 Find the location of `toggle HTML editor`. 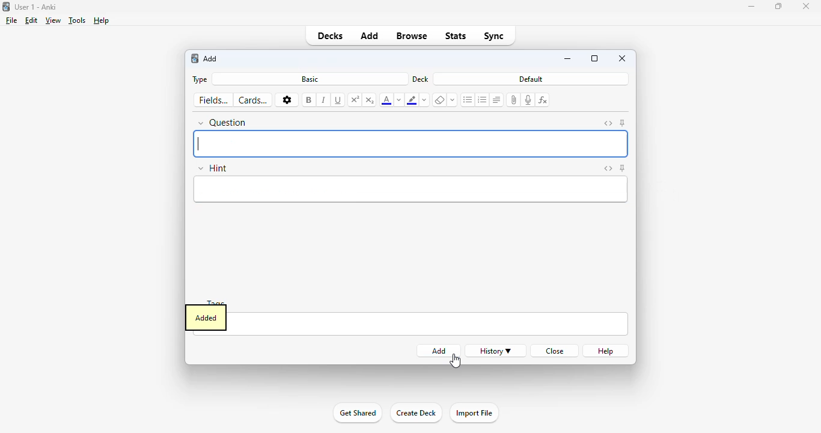

toggle HTML editor is located at coordinates (609, 168).